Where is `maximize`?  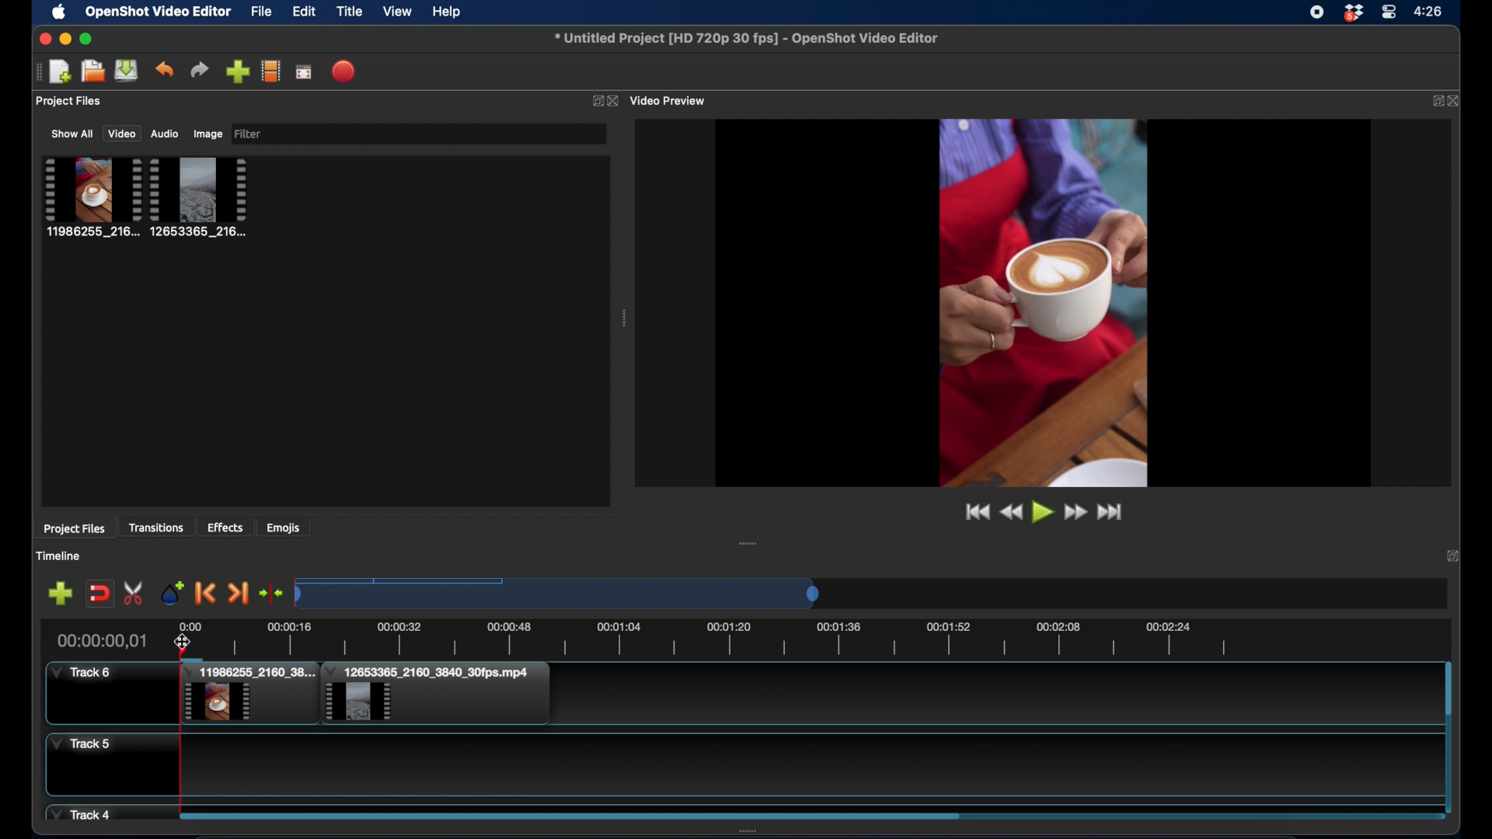 maximize is located at coordinates (86, 39).